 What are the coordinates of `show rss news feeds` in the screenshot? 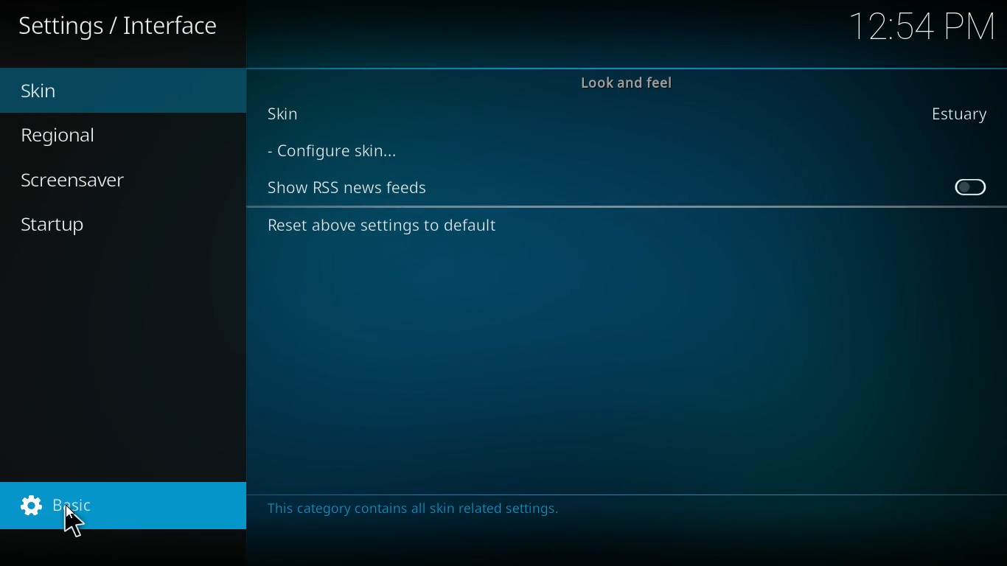 It's located at (351, 186).